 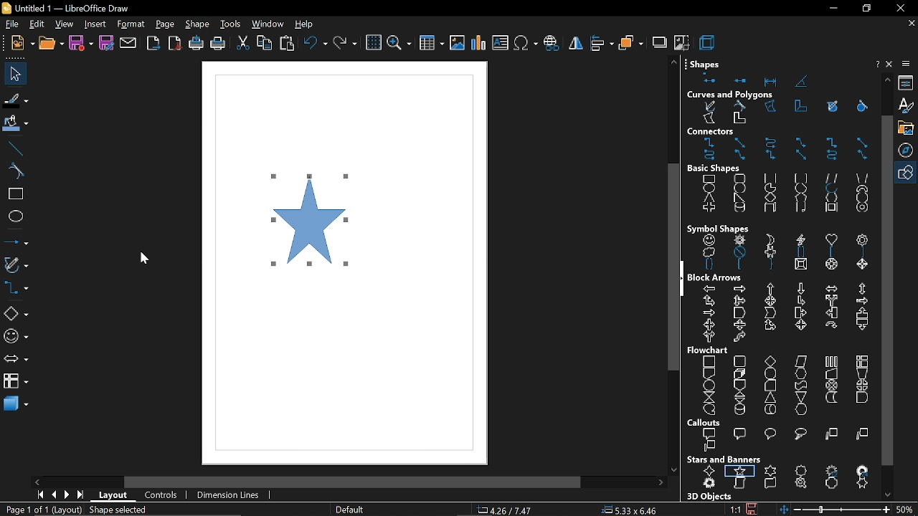 What do you see at coordinates (14, 196) in the screenshot?
I see `rectangle` at bounding box center [14, 196].